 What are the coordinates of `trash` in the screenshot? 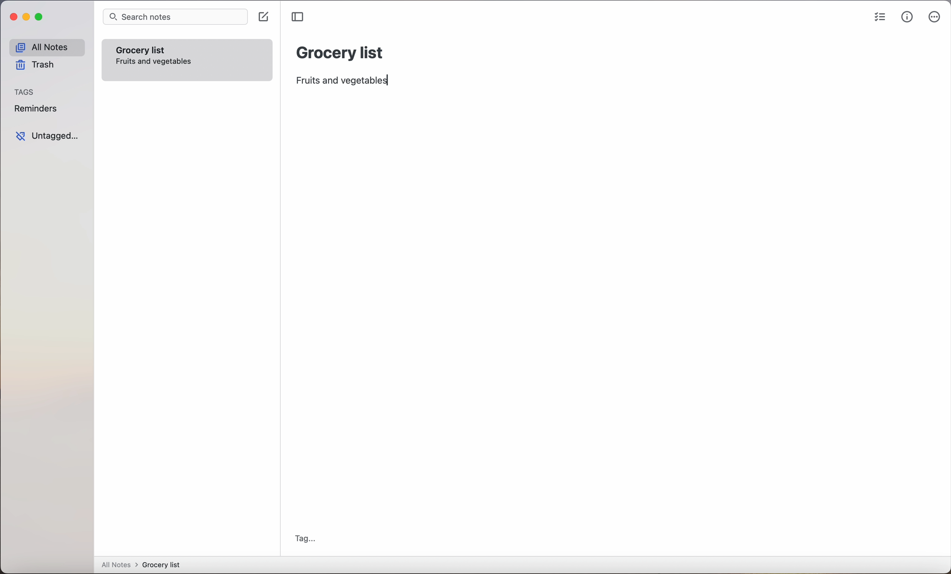 It's located at (34, 66).